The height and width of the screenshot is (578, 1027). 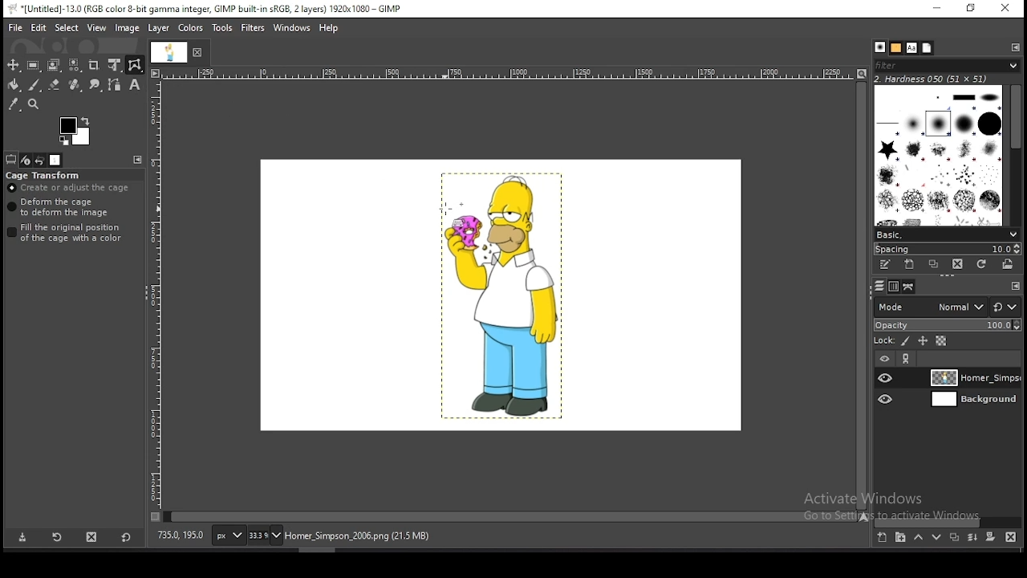 What do you see at coordinates (264, 535) in the screenshot?
I see `zoom status` at bounding box center [264, 535].